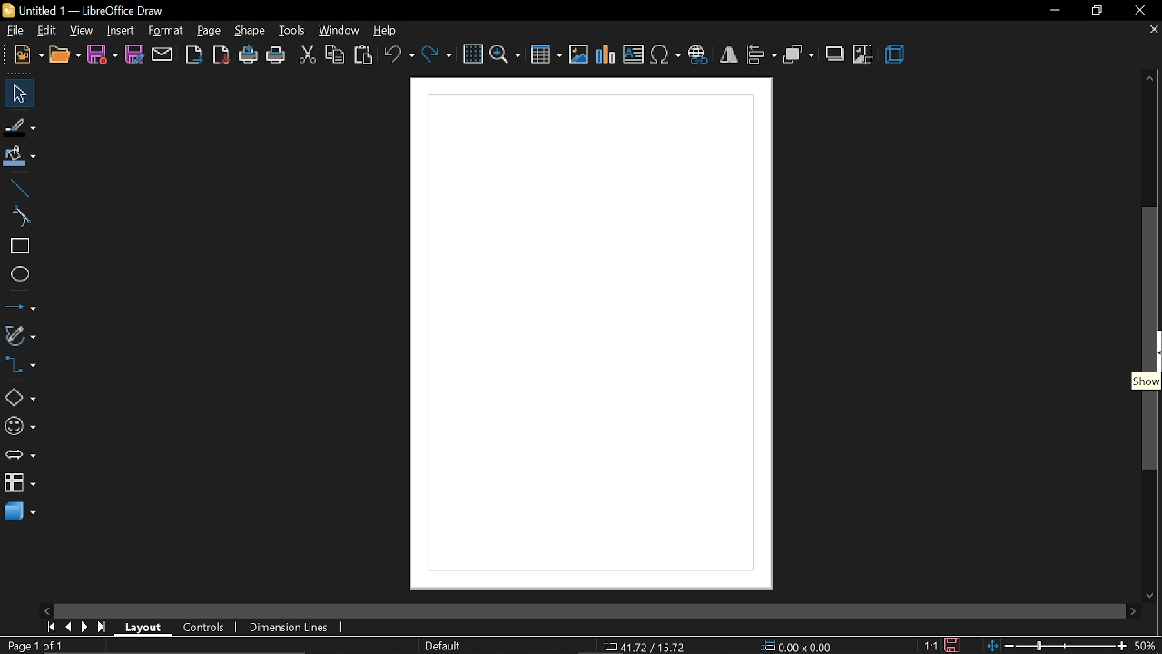 This screenshot has height=654, width=1162. What do you see at coordinates (1147, 77) in the screenshot?
I see `move up` at bounding box center [1147, 77].